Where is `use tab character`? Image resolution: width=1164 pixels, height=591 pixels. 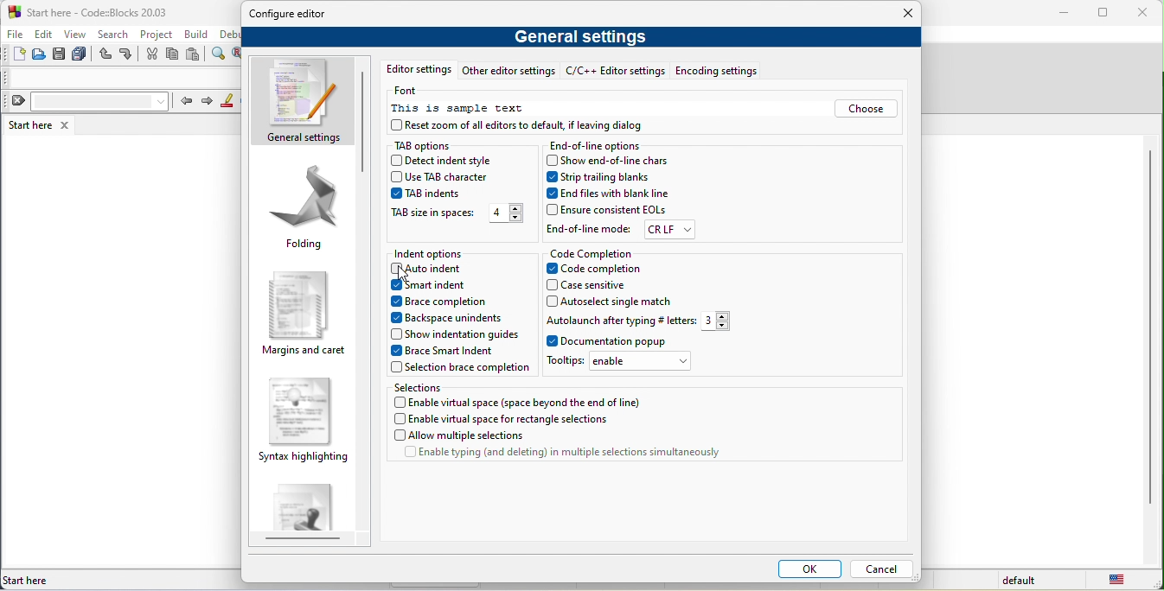
use tab character is located at coordinates (450, 177).